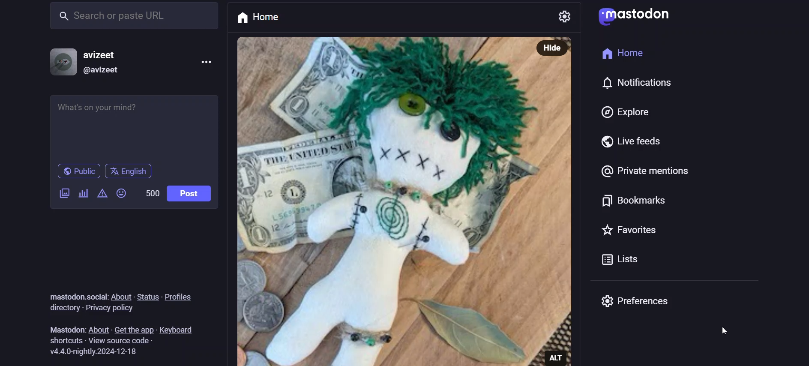 This screenshot has width=809, height=366. I want to click on keyboard, so click(183, 330).